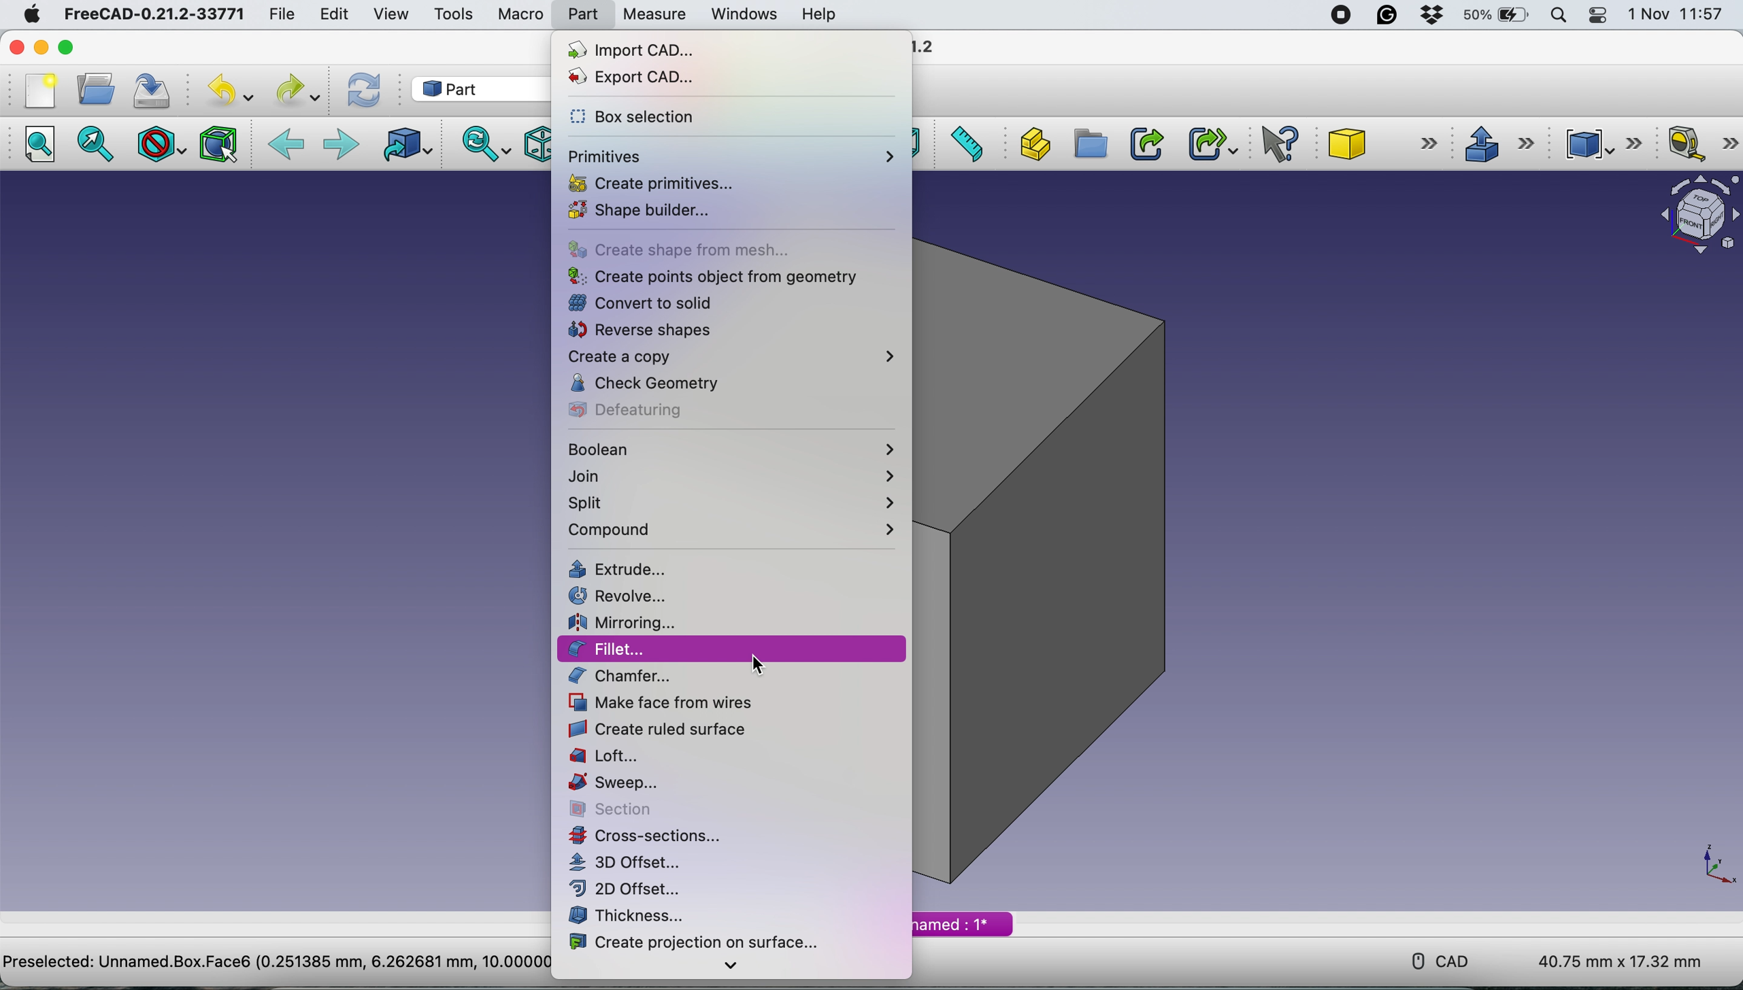  Describe the element at coordinates (731, 358) in the screenshot. I see `create a copy` at that location.